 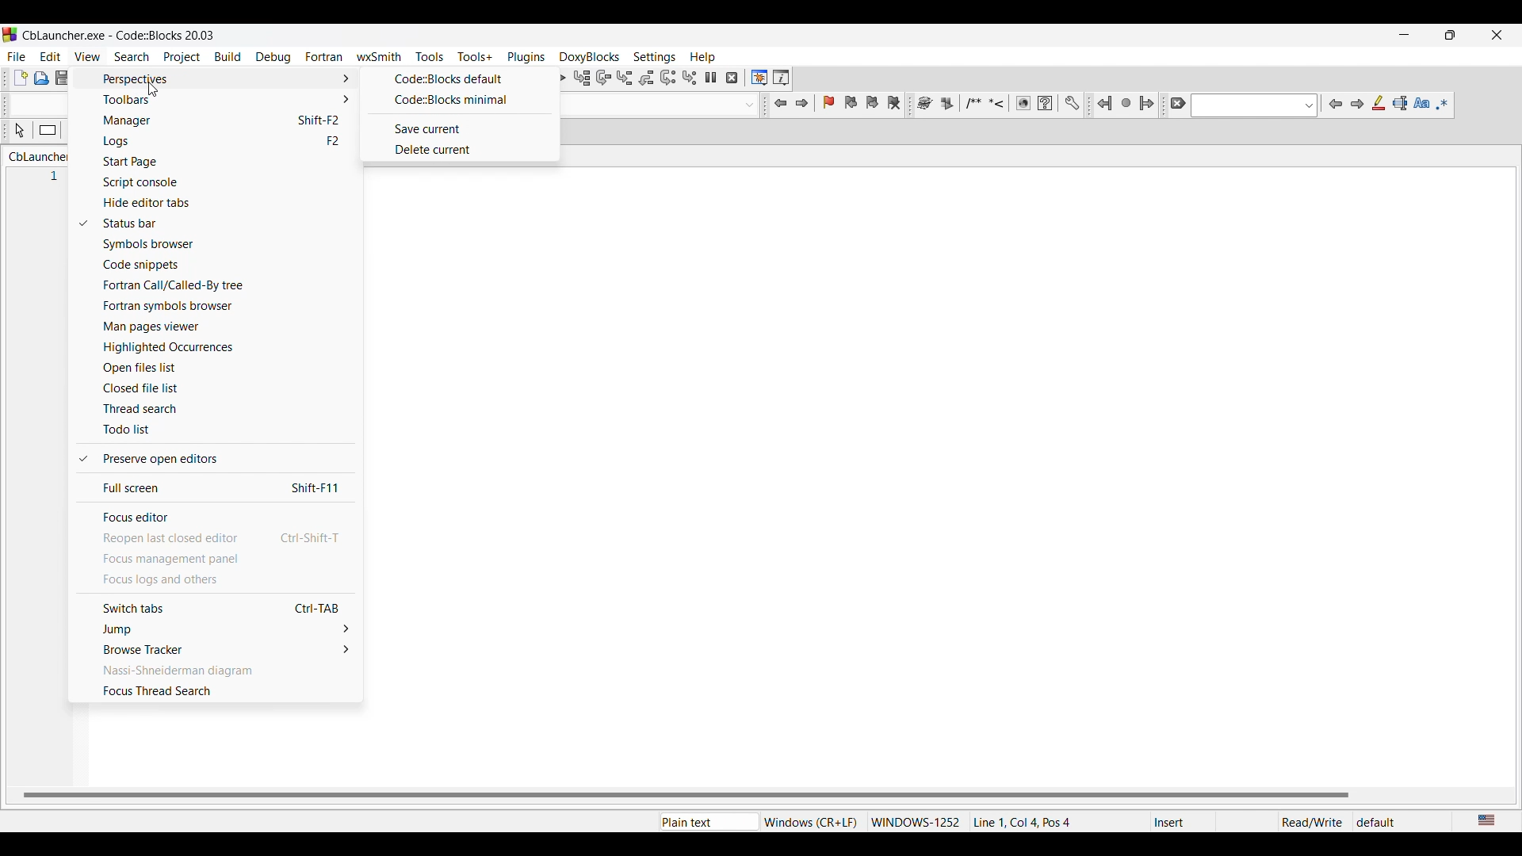 What do you see at coordinates (380, 56) in the screenshot?
I see `wxSmith menu` at bounding box center [380, 56].